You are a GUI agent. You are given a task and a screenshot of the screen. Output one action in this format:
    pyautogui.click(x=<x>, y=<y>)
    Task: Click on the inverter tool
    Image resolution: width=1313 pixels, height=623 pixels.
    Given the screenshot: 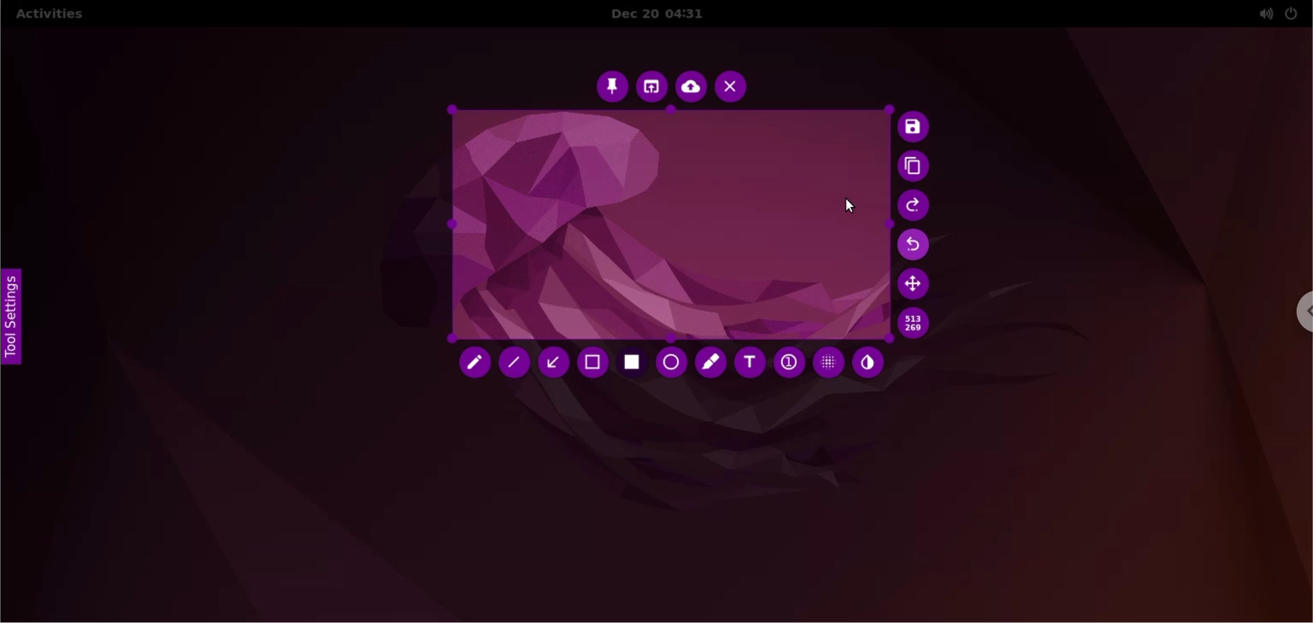 What is the action you would take?
    pyautogui.click(x=868, y=362)
    